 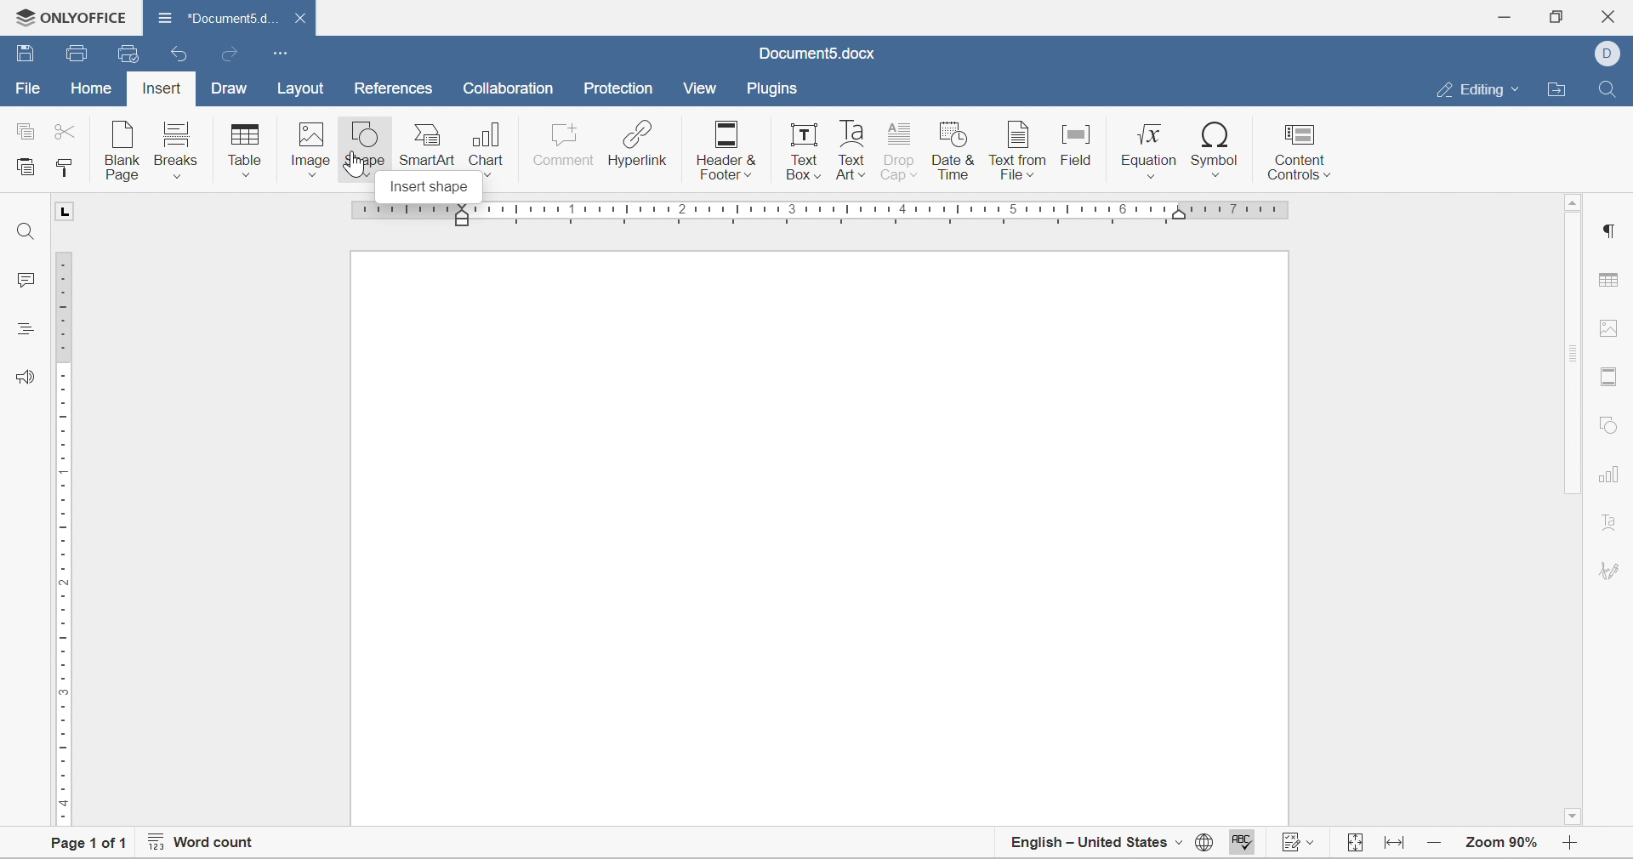 What do you see at coordinates (26, 54) in the screenshot?
I see `save` at bounding box center [26, 54].